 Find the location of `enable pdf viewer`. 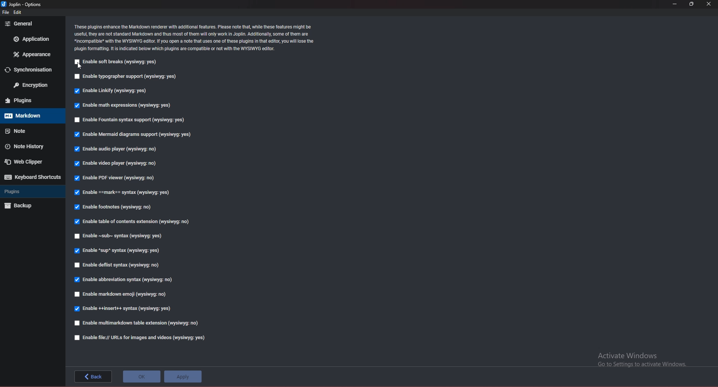

enable pdf viewer is located at coordinates (117, 177).